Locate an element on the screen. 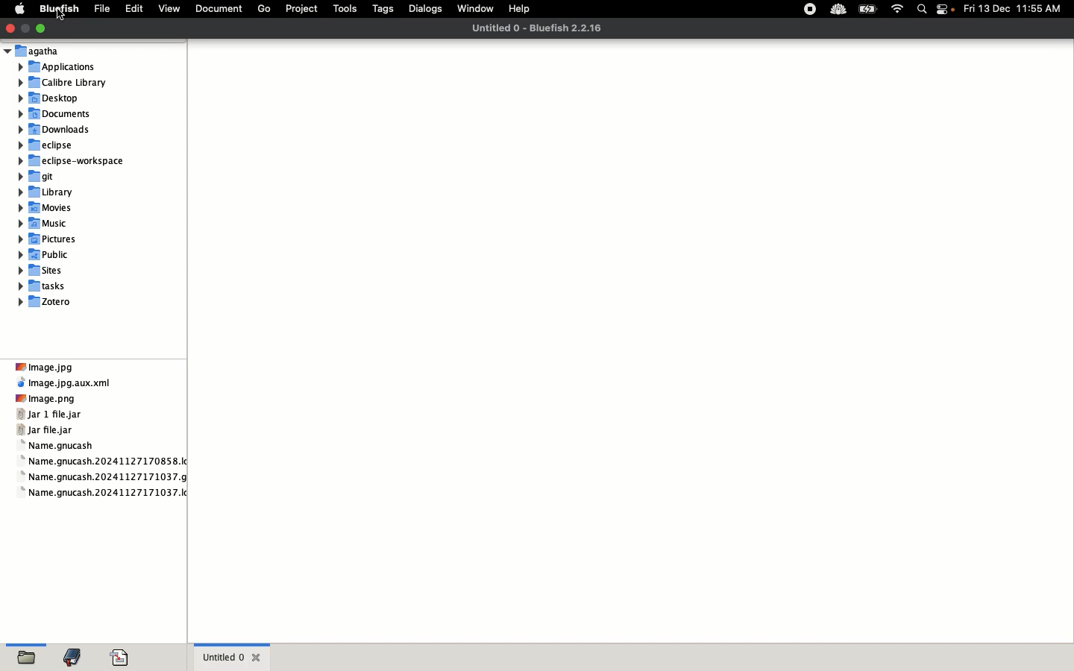  applications is located at coordinates (58, 66).